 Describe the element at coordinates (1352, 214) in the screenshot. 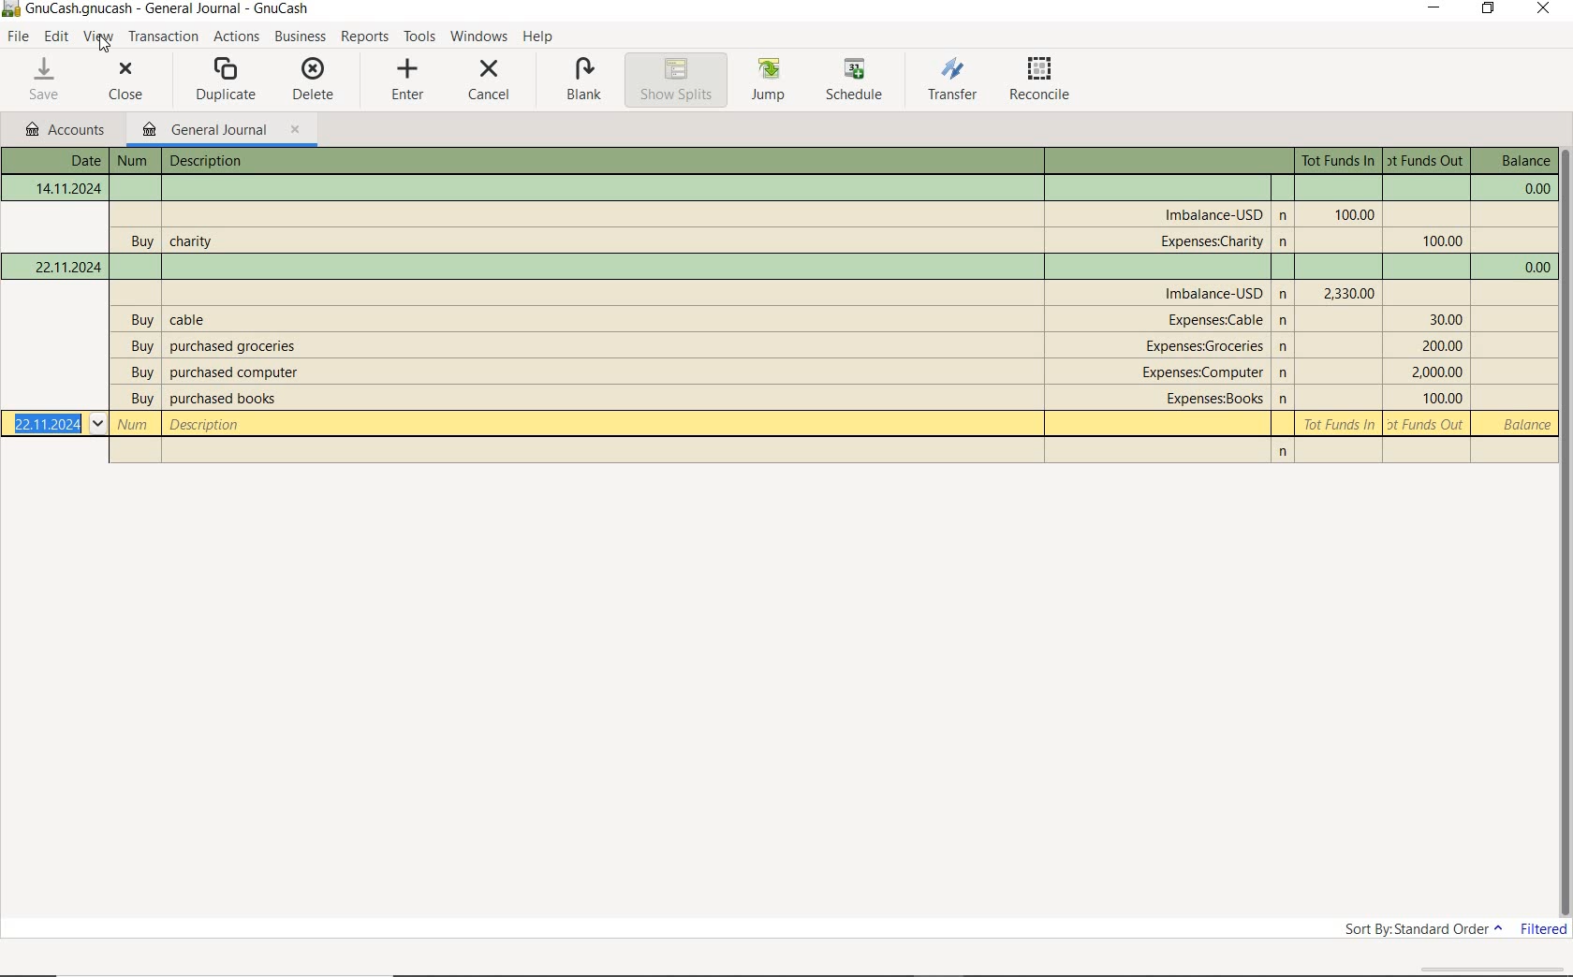

I see `Tot Funds In` at that location.